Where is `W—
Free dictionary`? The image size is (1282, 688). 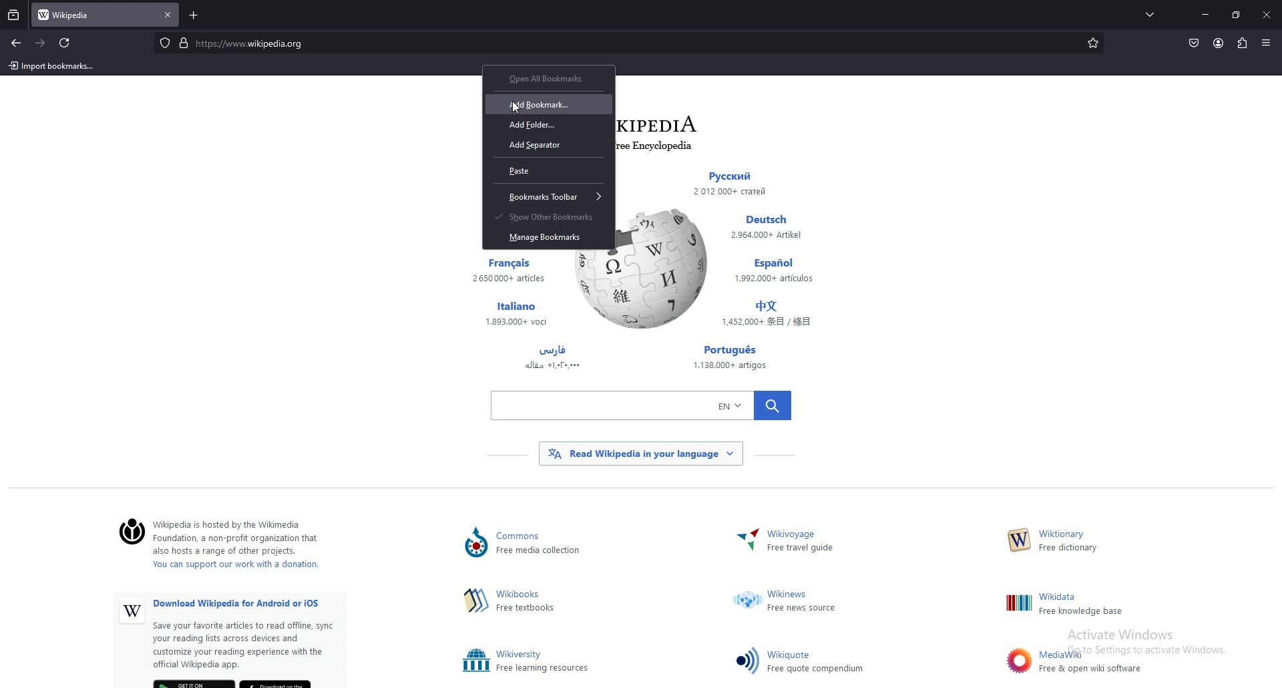 W—
Free dictionary is located at coordinates (1068, 542).